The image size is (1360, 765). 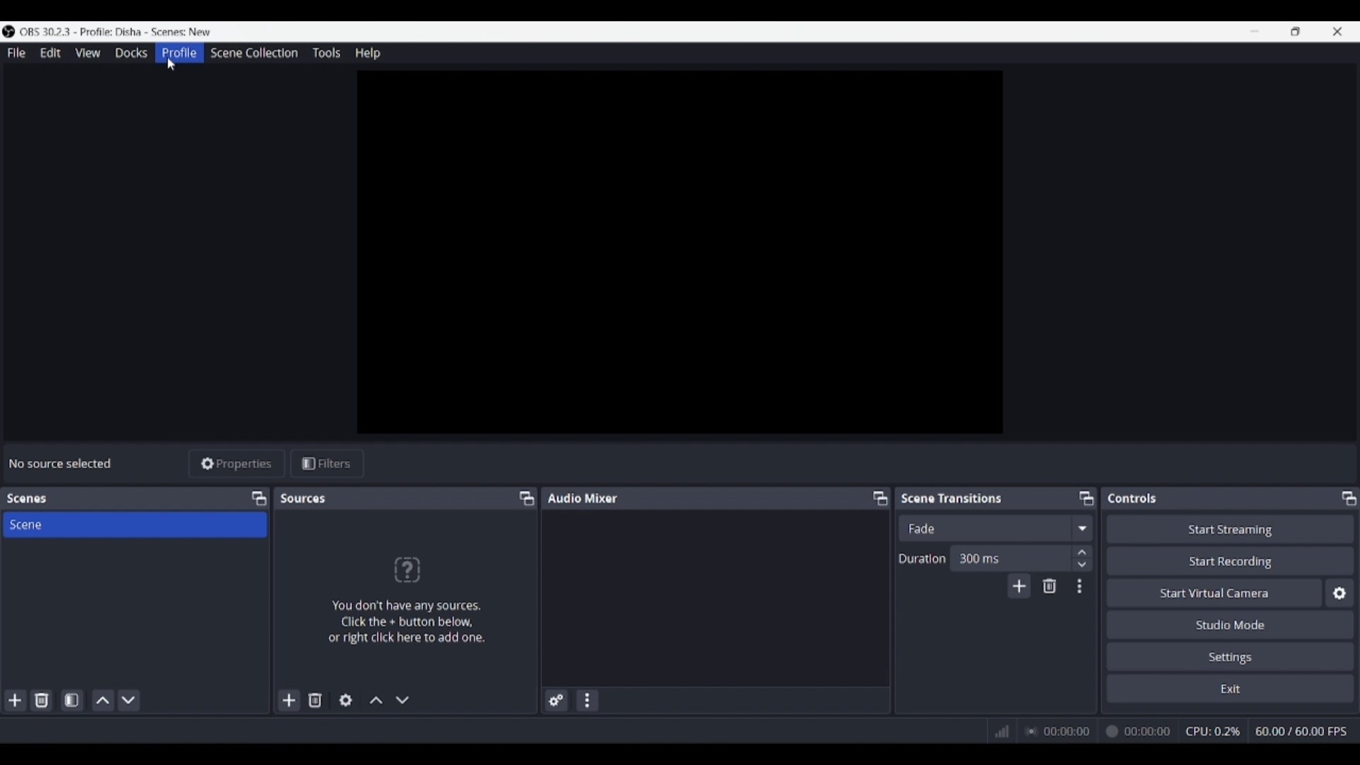 What do you see at coordinates (1302, 730) in the screenshot?
I see `30.00` at bounding box center [1302, 730].